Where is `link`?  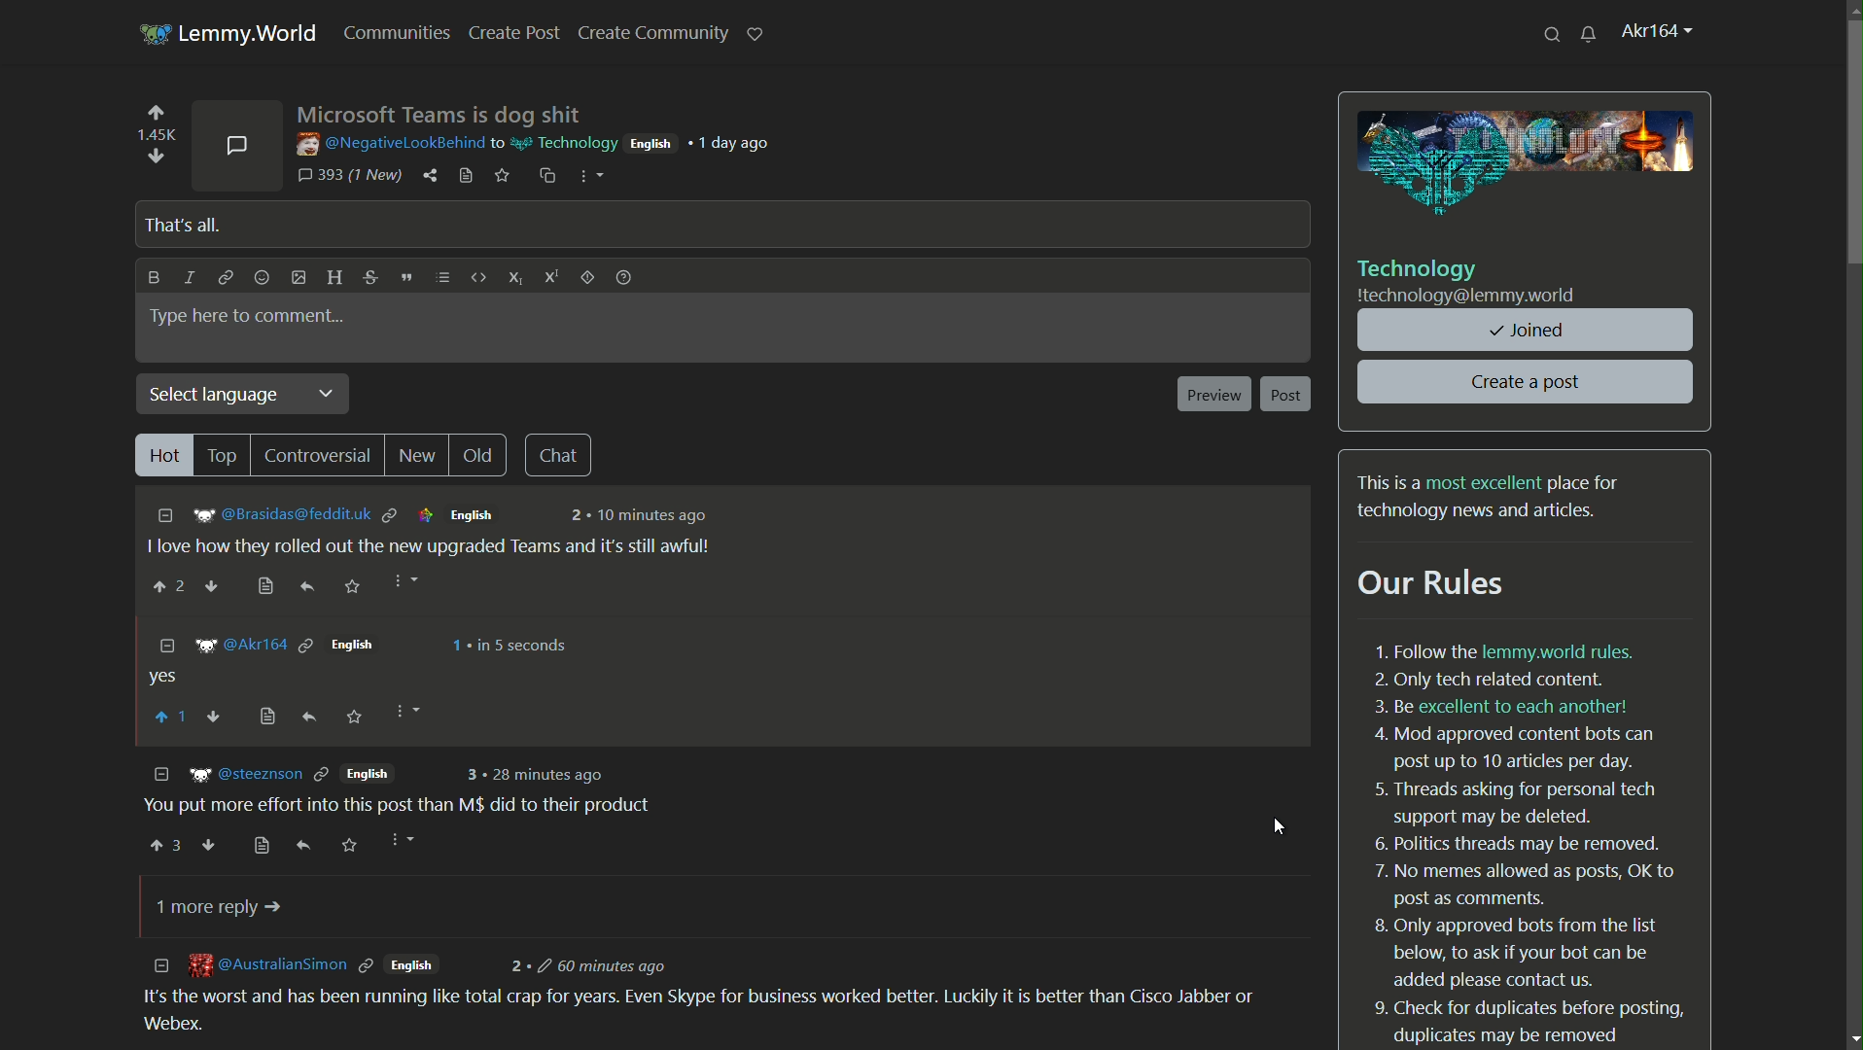 link is located at coordinates (304, 646).